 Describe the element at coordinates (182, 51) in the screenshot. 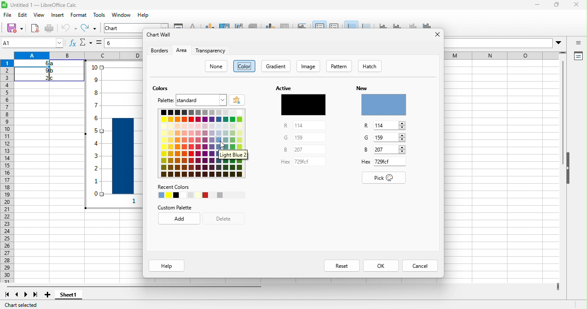

I see `area` at that location.